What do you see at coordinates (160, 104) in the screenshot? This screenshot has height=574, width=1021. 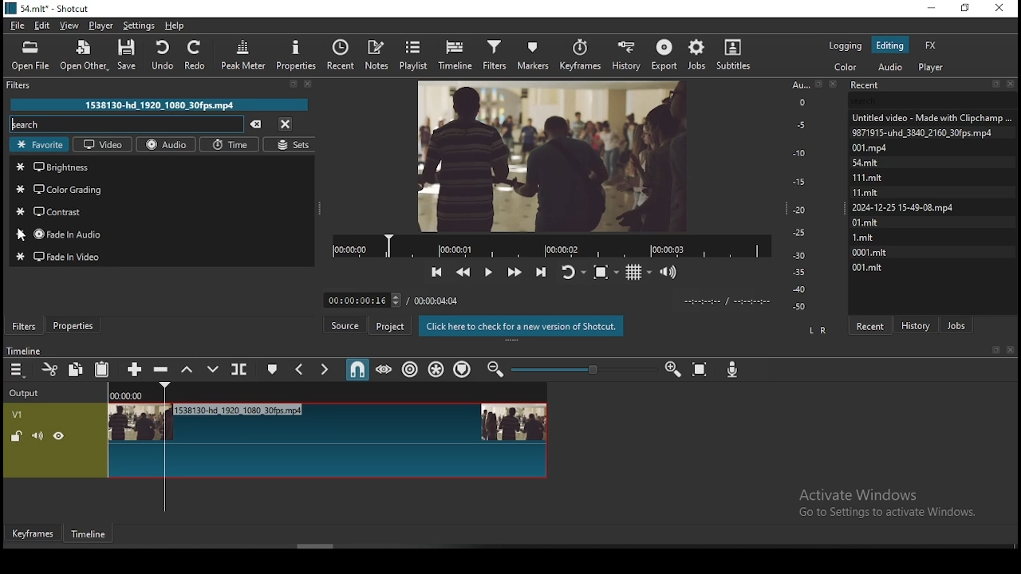 I see `1538130-hd 1920 1080 30fps.mpd` at bounding box center [160, 104].